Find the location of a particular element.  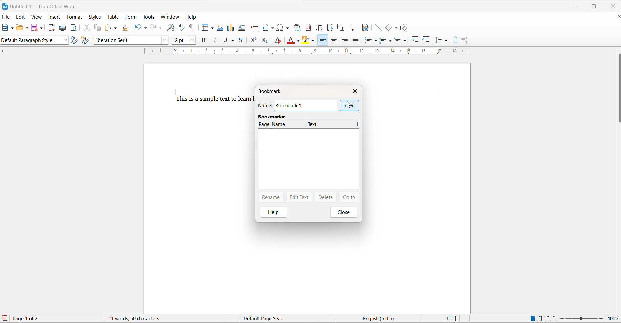

insert endnote is located at coordinates (320, 26).